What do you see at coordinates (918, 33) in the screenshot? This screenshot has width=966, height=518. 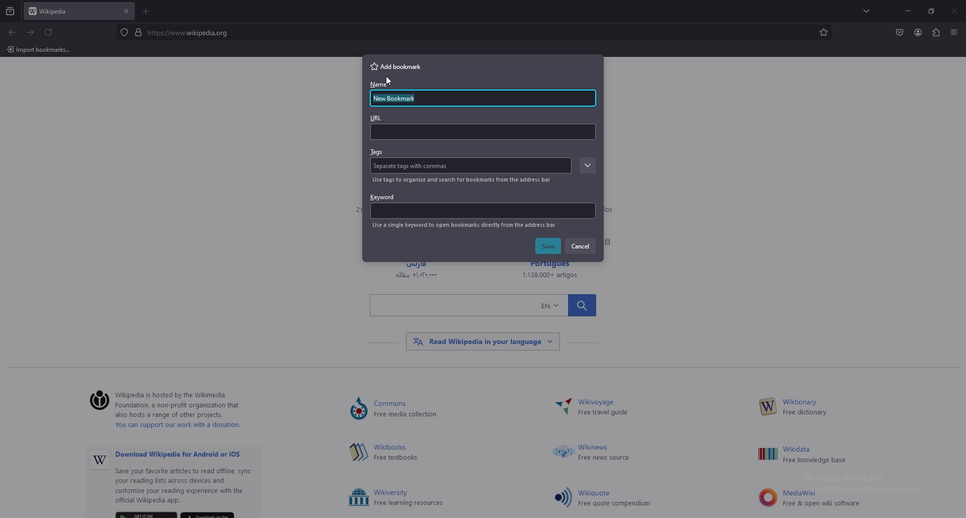 I see `profile` at bounding box center [918, 33].